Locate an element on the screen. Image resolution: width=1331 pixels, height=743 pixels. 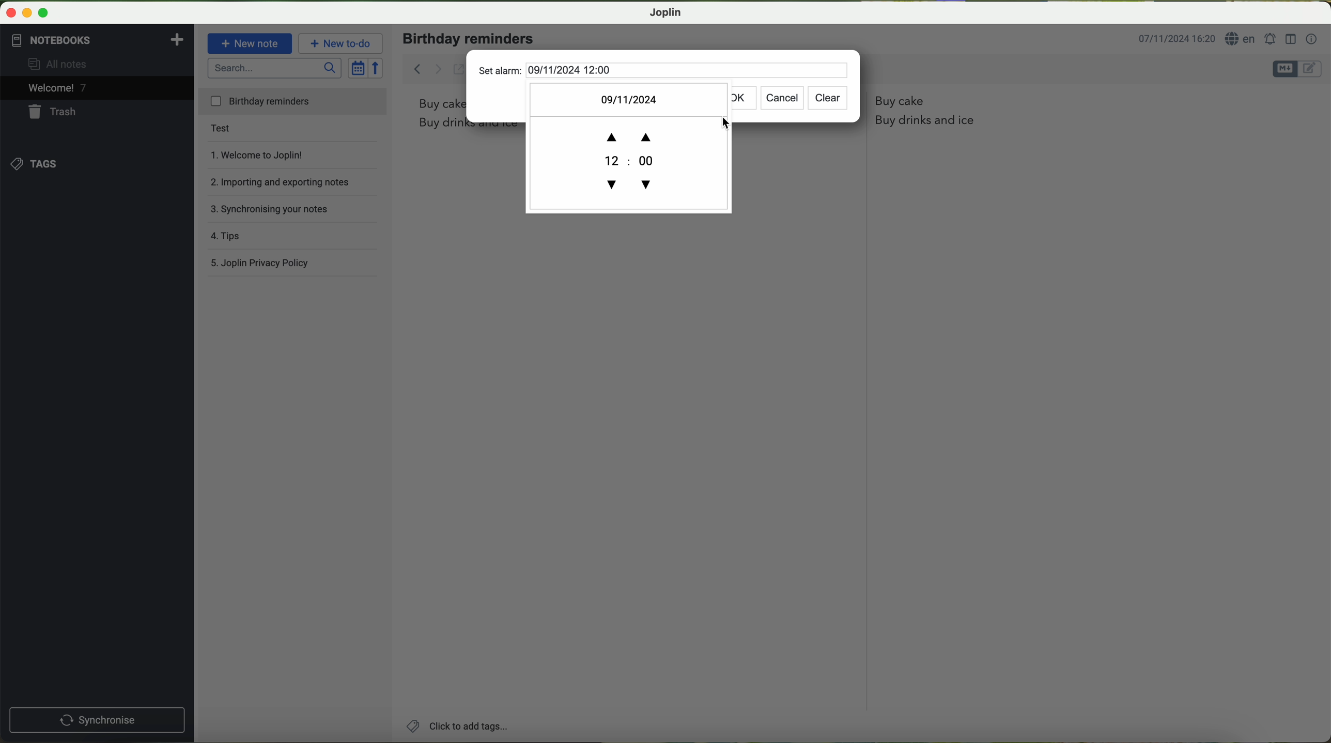
synchronising your notes is located at coordinates (278, 207).